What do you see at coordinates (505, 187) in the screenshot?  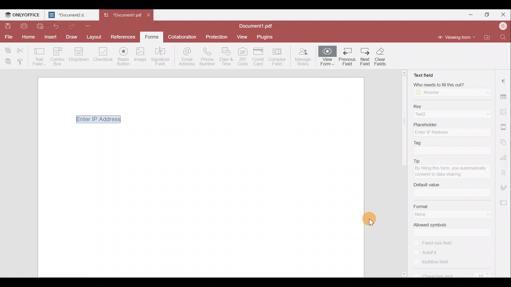 I see `Signature settings` at bounding box center [505, 187].